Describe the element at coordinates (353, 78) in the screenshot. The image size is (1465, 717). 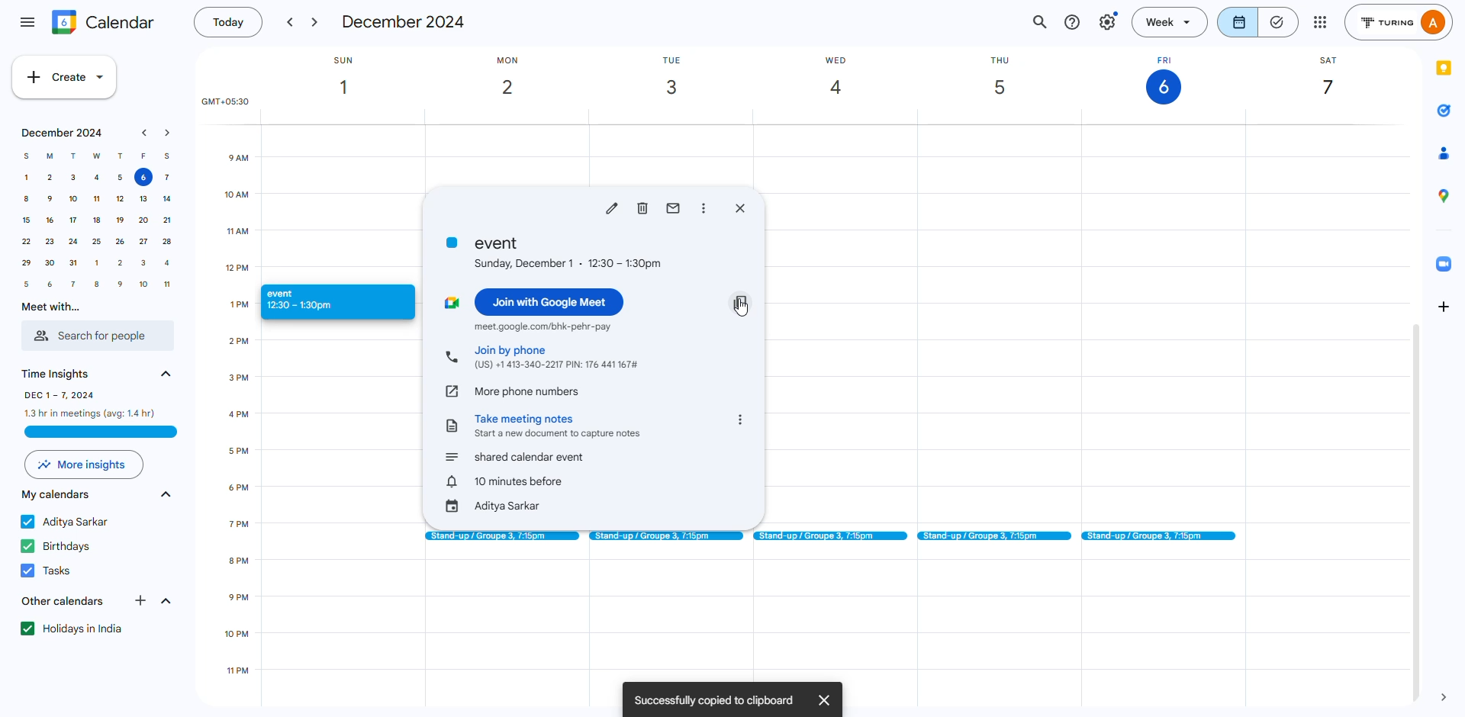
I see `sun 1` at that location.